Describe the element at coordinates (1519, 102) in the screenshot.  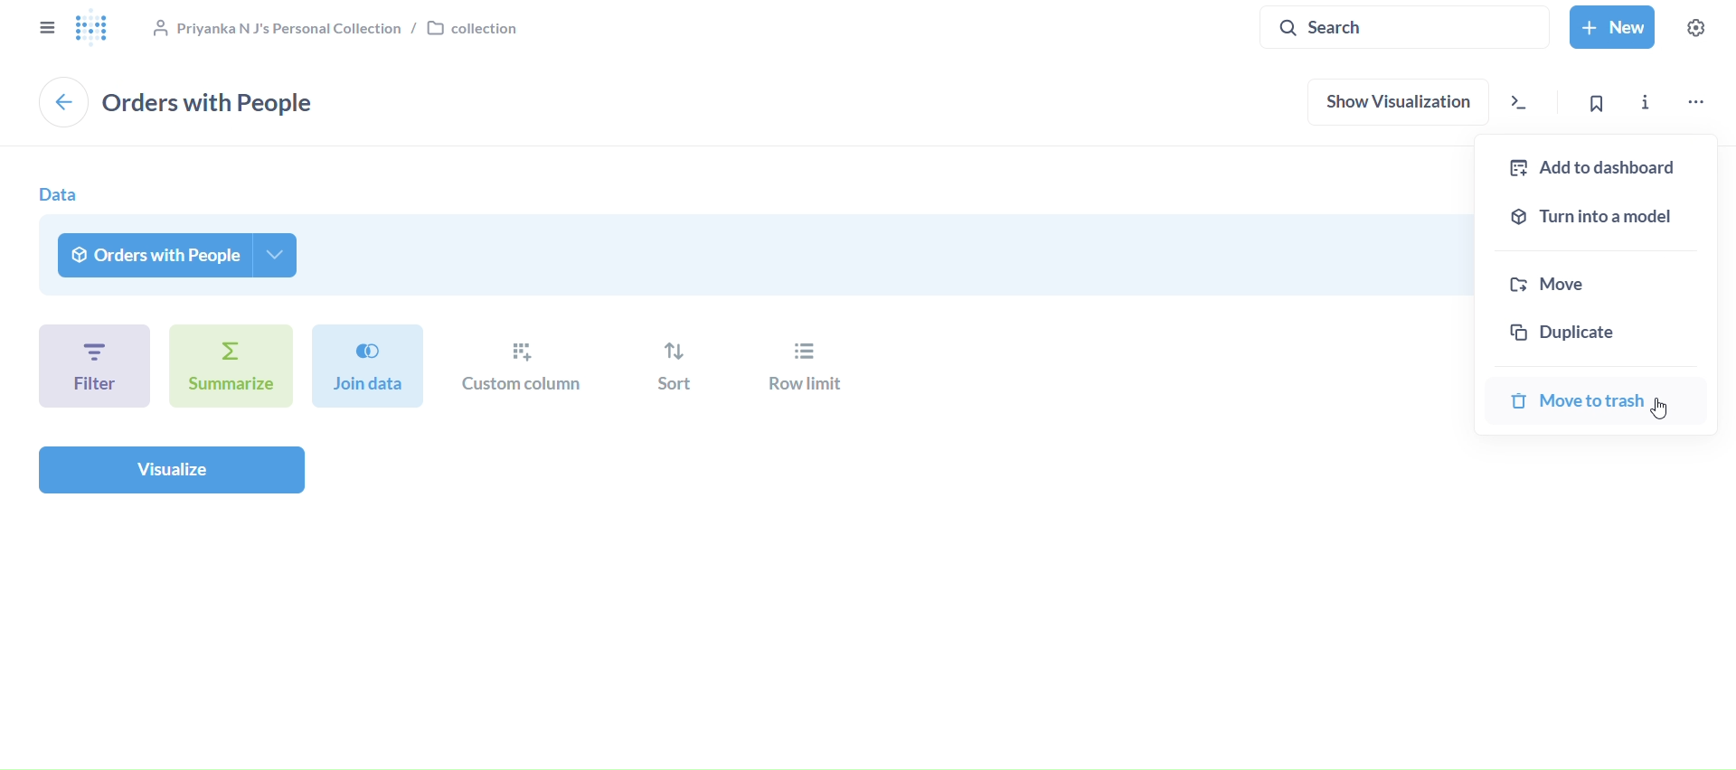
I see `view the sql` at that location.